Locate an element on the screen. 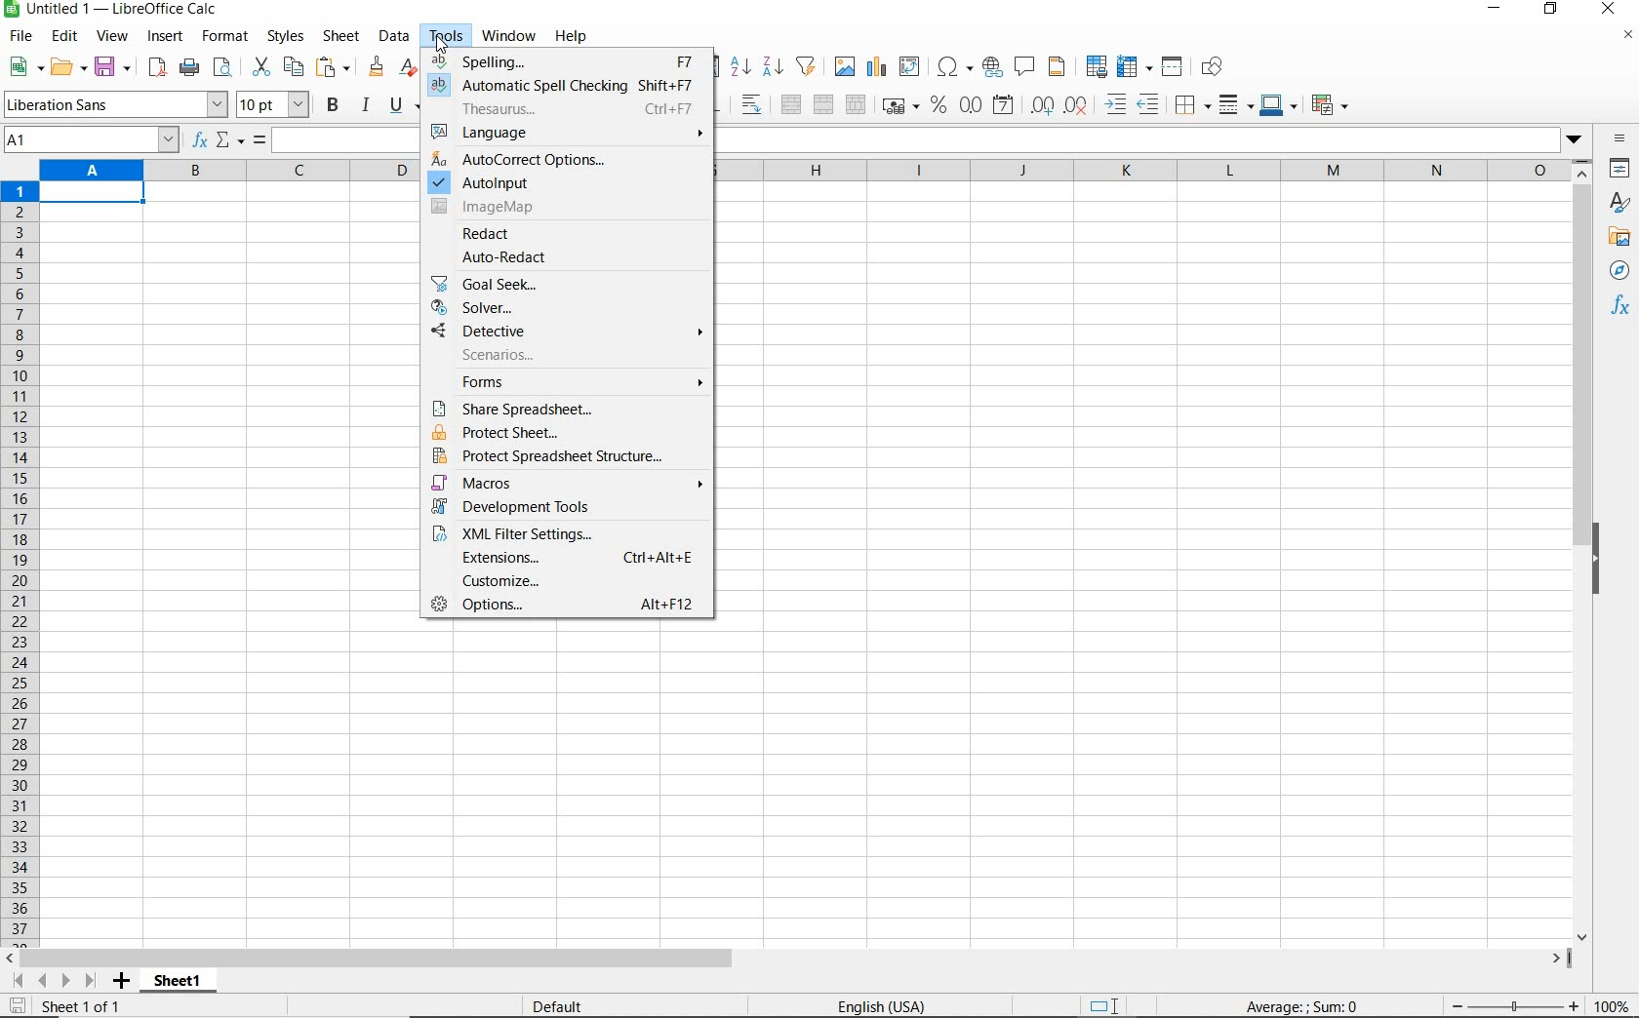  insert comment is located at coordinates (1023, 67).